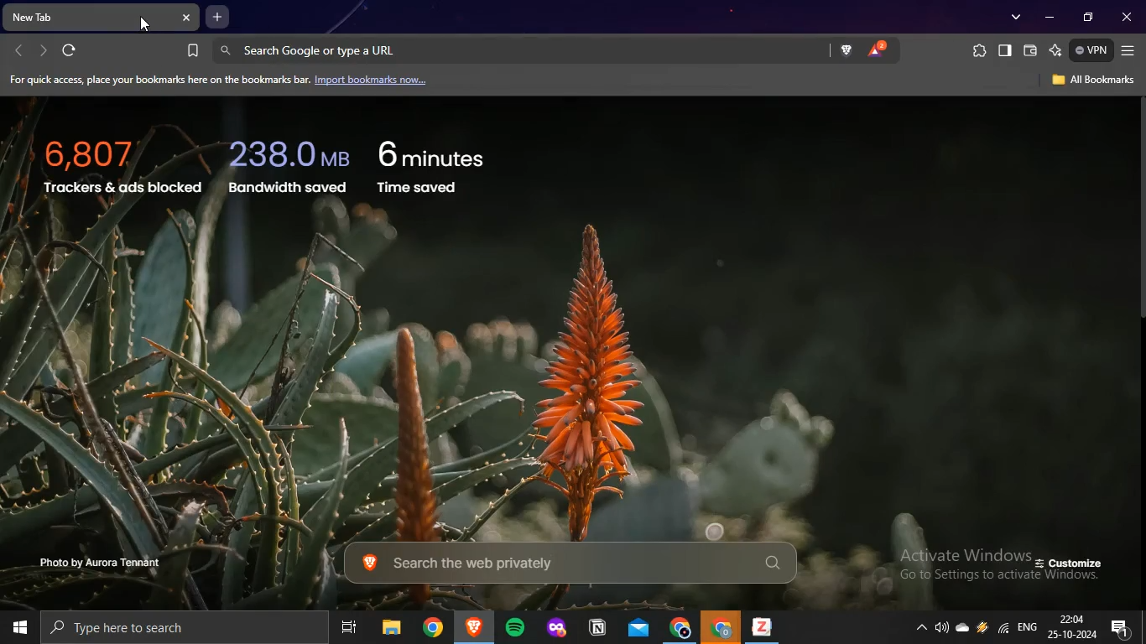 This screenshot has height=644, width=1146. I want to click on google chrome, so click(680, 628).